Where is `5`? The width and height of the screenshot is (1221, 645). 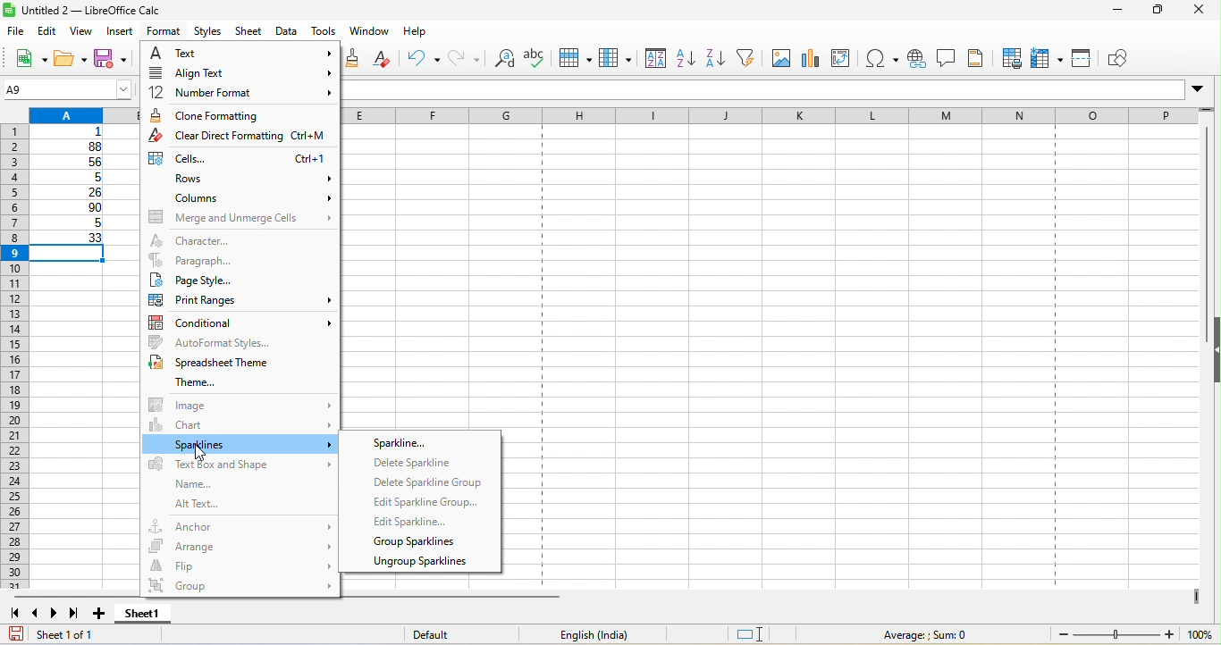 5 is located at coordinates (72, 178).